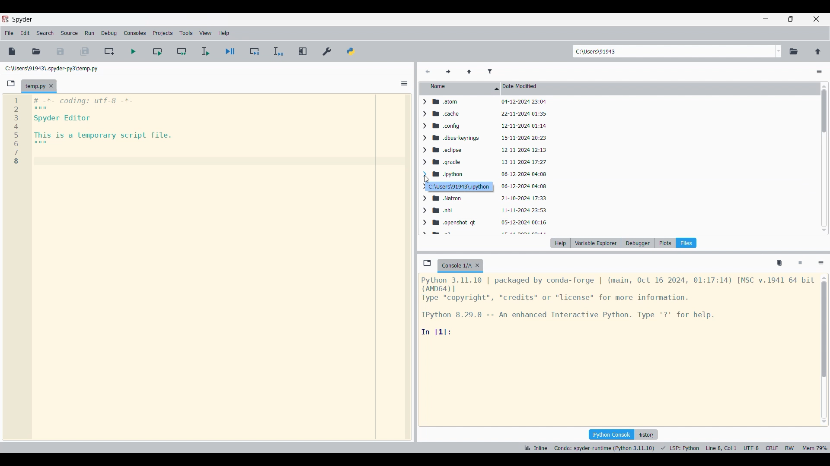  I want to click on Browse tab, so click(11, 84).